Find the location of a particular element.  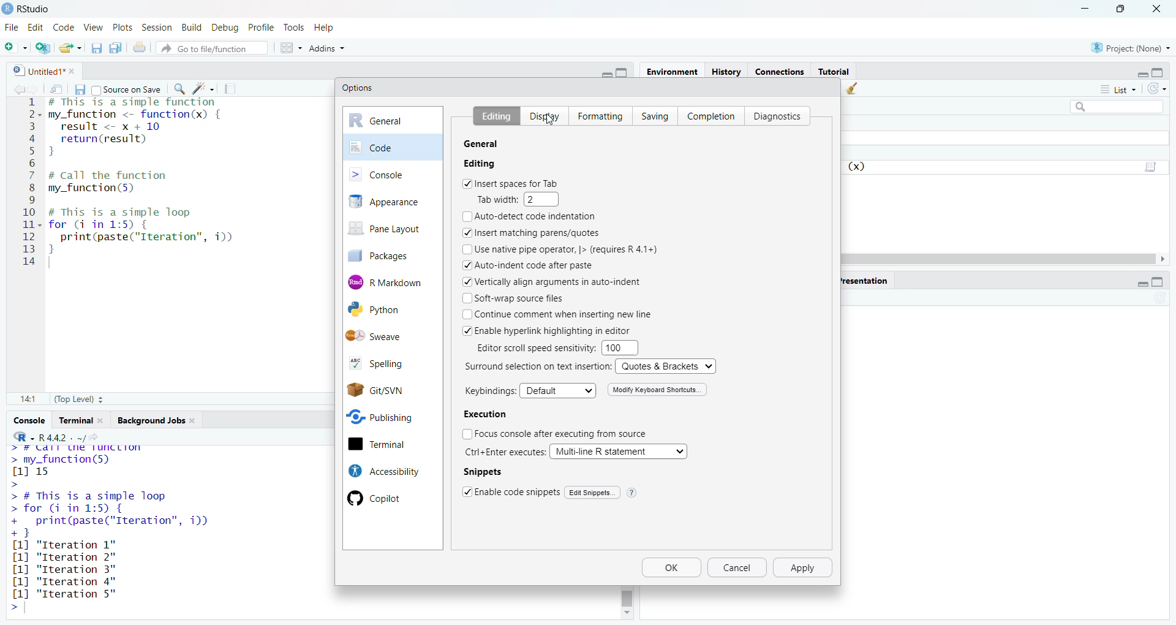

Formatting is located at coordinates (600, 116).